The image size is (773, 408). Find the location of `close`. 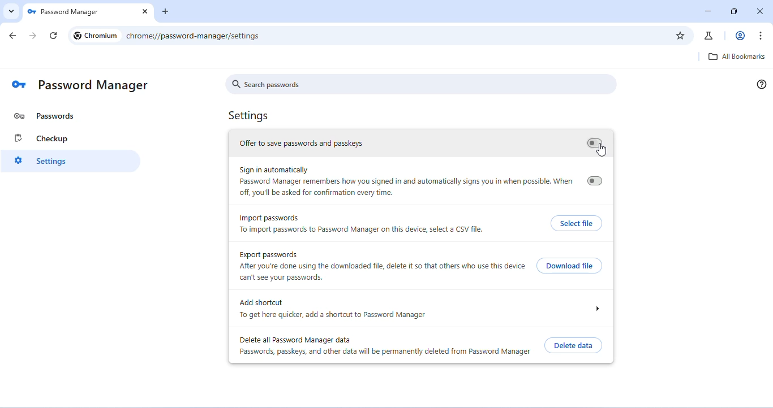

close is located at coordinates (762, 12).